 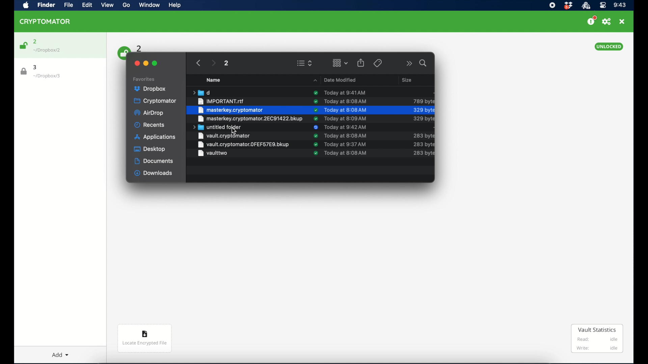 I want to click on name, so click(x=213, y=80).